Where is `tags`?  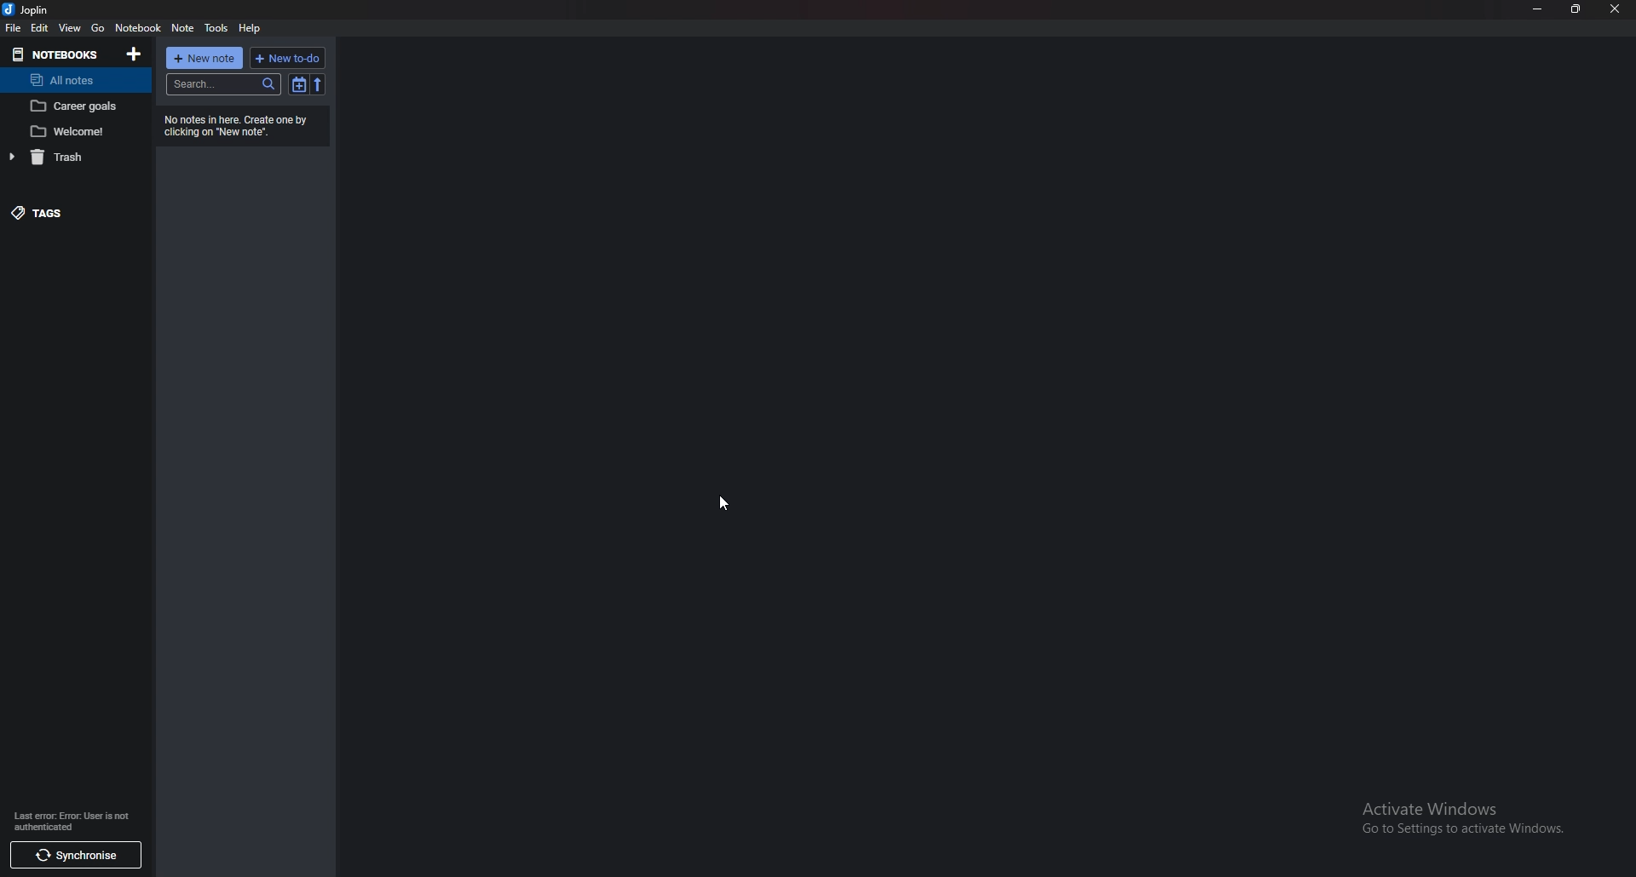 tags is located at coordinates (63, 211).